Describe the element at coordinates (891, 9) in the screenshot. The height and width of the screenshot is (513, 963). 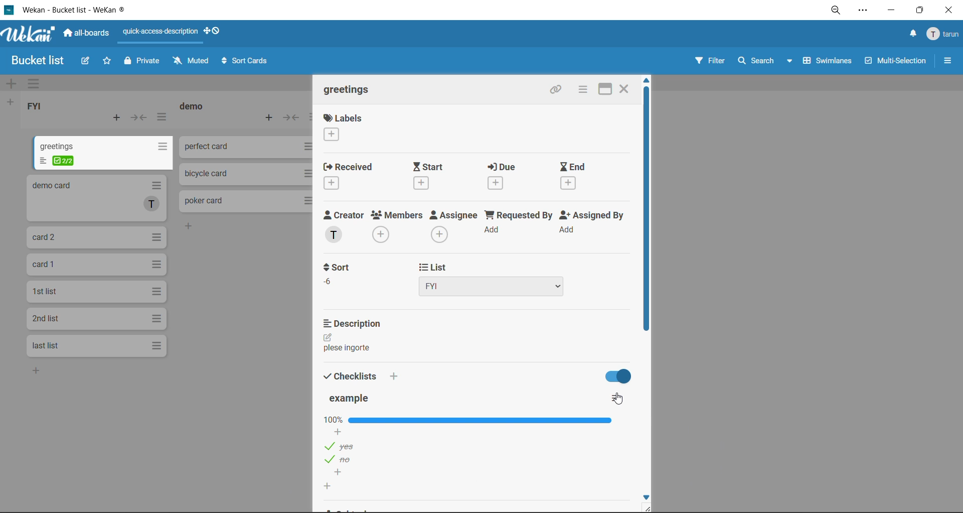
I see `minimize` at that location.